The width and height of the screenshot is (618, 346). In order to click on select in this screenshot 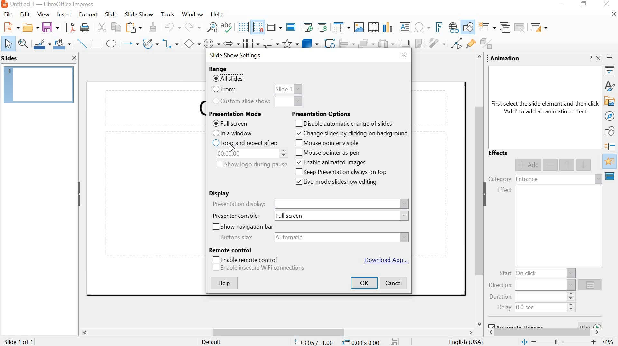, I will do `click(8, 44)`.